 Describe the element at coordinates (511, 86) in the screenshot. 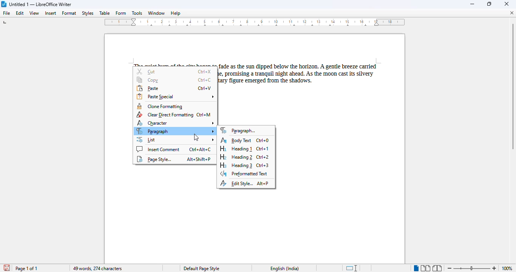

I see `vertical scroll bar` at that location.